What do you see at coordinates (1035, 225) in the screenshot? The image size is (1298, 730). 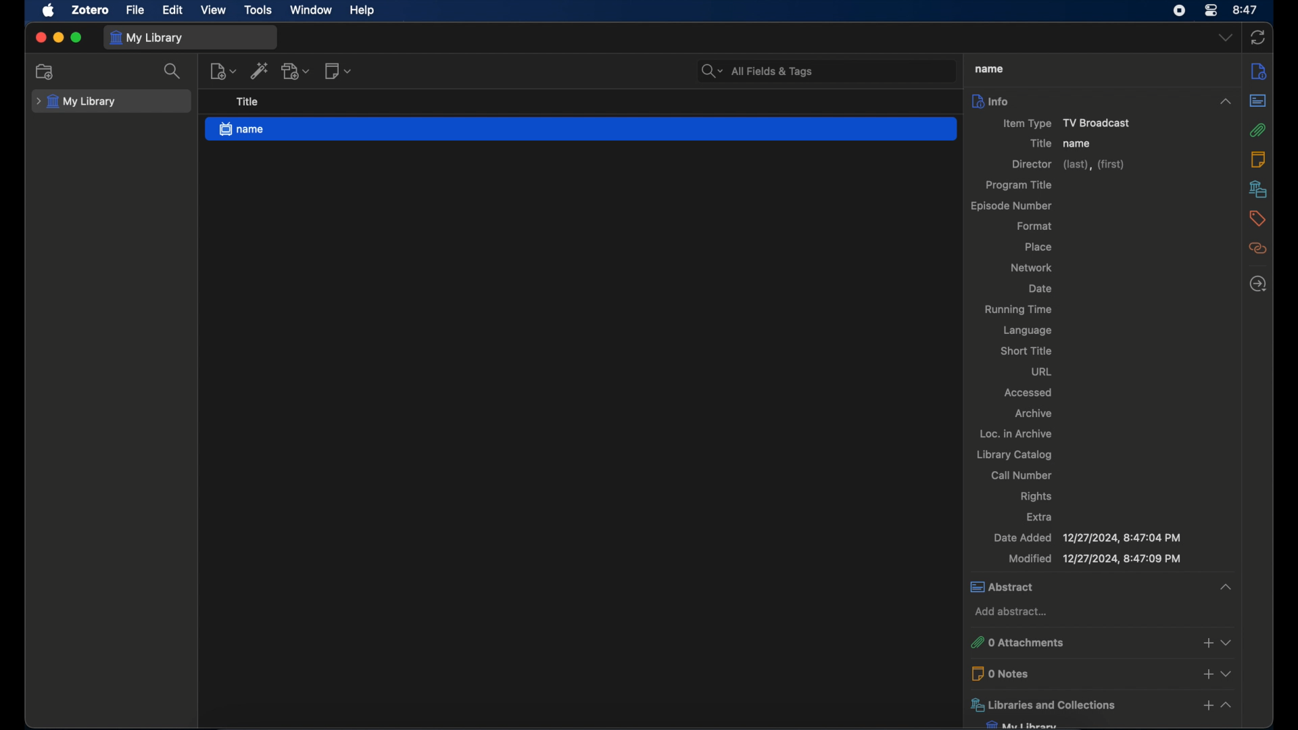 I see `format` at bounding box center [1035, 225].